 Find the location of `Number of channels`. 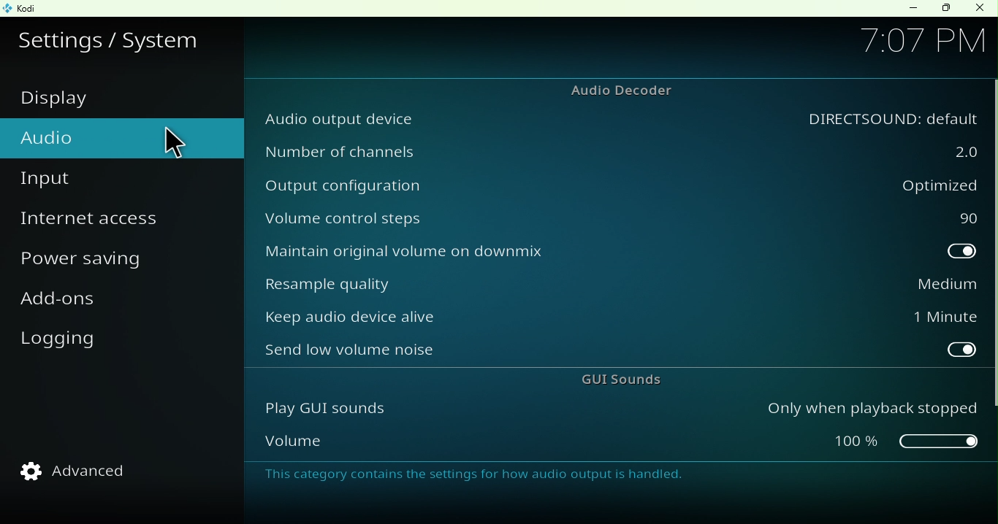

Number of channels is located at coordinates (520, 151).